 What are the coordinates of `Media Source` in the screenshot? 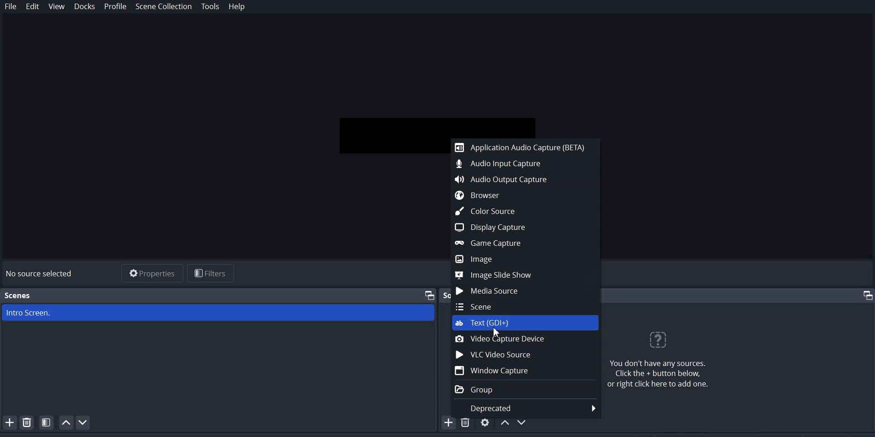 It's located at (525, 291).